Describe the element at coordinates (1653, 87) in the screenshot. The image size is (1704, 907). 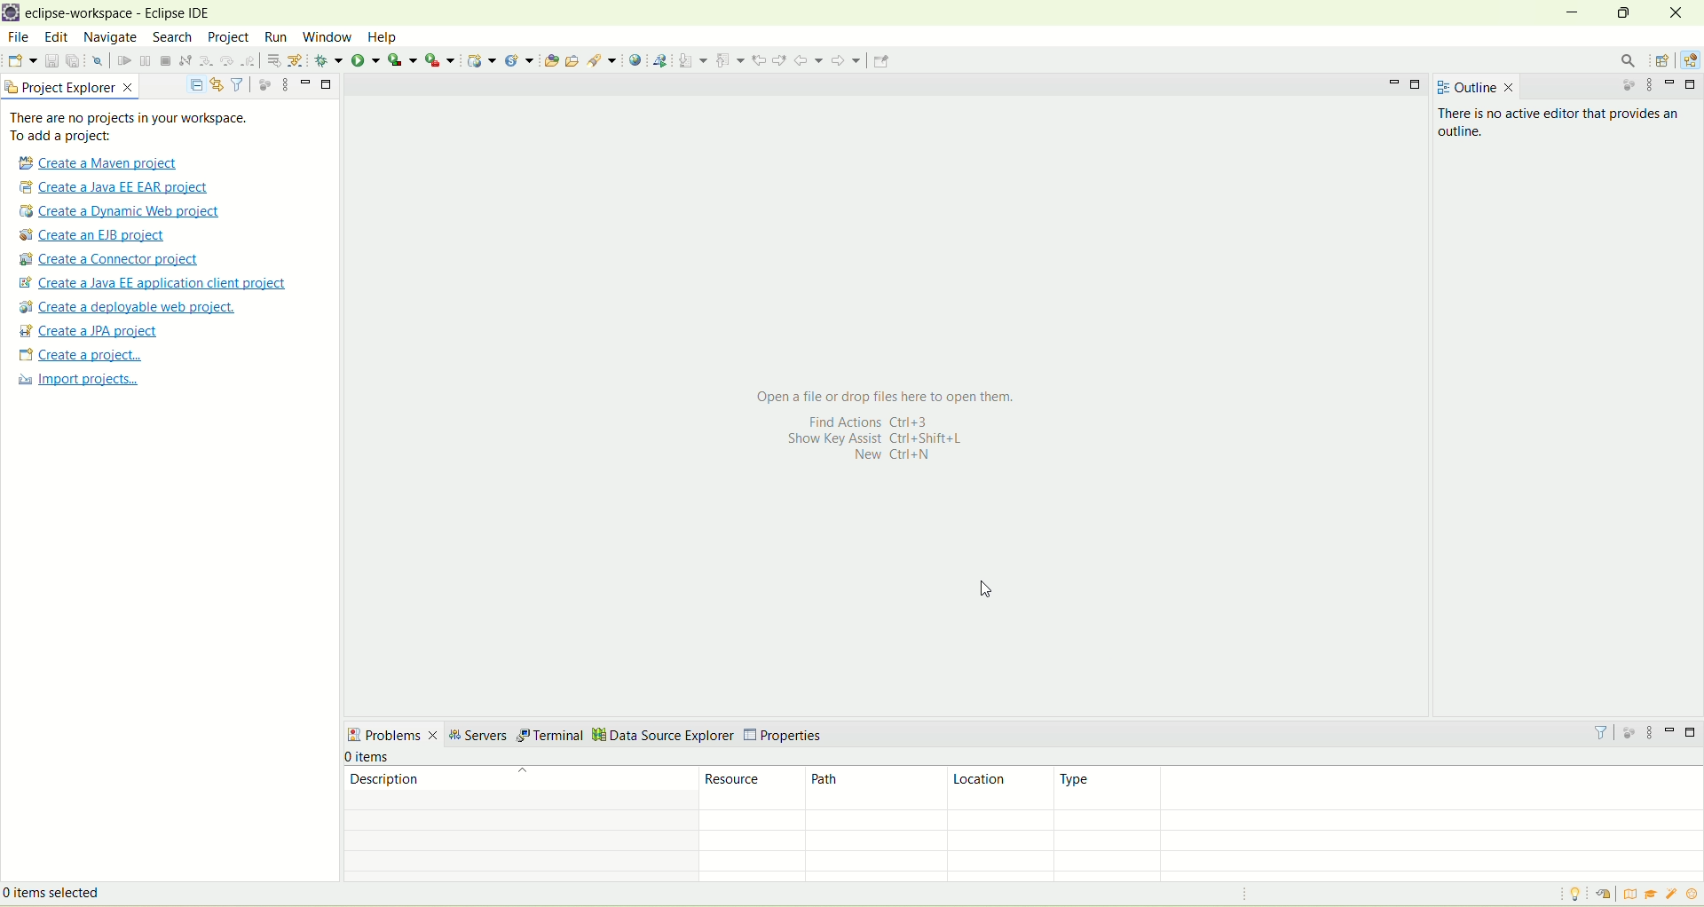
I see `view menu` at that location.